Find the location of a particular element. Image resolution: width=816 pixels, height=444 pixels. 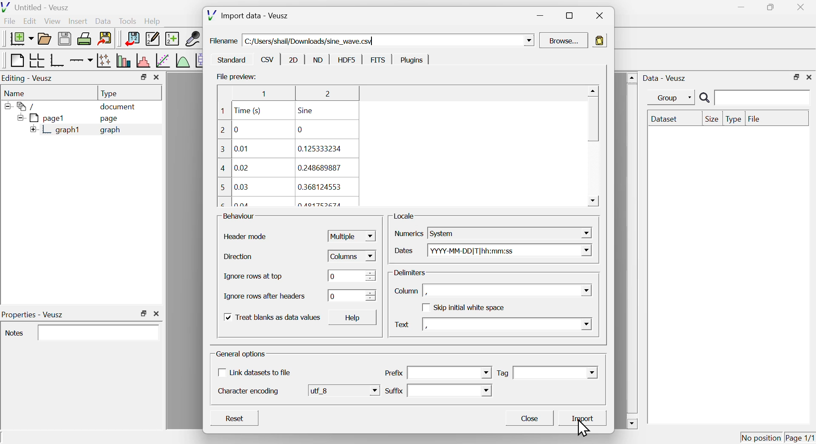

Locale is located at coordinates (405, 216).